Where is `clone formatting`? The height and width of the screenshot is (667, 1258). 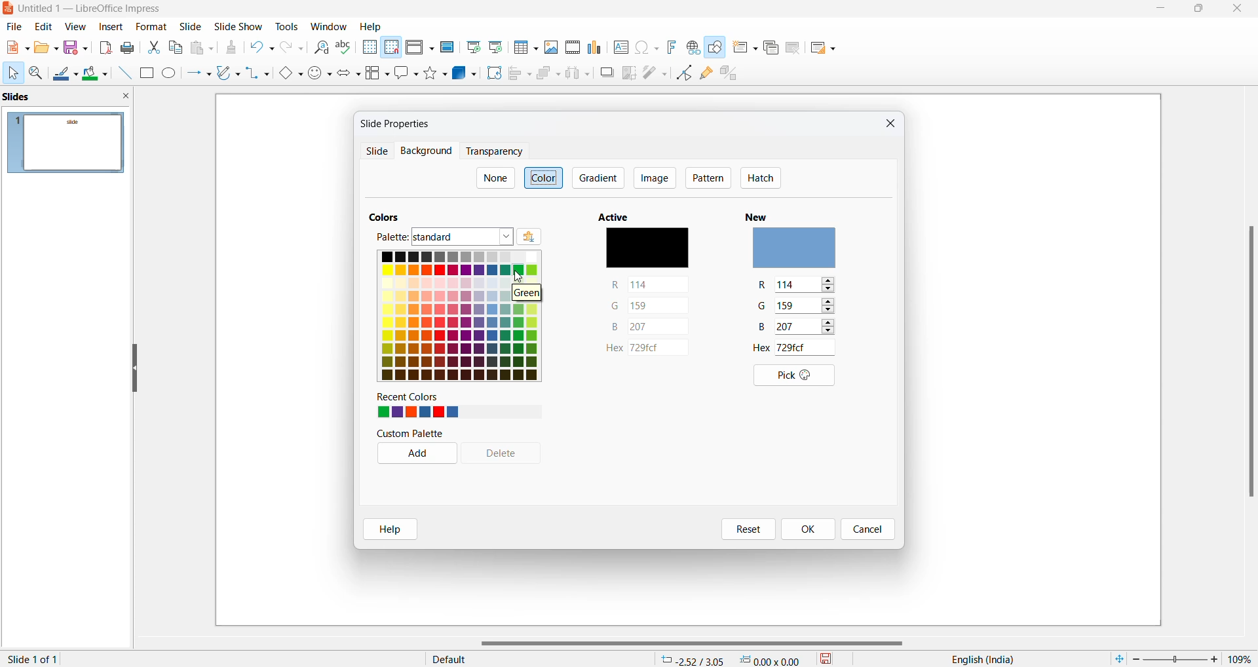 clone formatting is located at coordinates (231, 49).